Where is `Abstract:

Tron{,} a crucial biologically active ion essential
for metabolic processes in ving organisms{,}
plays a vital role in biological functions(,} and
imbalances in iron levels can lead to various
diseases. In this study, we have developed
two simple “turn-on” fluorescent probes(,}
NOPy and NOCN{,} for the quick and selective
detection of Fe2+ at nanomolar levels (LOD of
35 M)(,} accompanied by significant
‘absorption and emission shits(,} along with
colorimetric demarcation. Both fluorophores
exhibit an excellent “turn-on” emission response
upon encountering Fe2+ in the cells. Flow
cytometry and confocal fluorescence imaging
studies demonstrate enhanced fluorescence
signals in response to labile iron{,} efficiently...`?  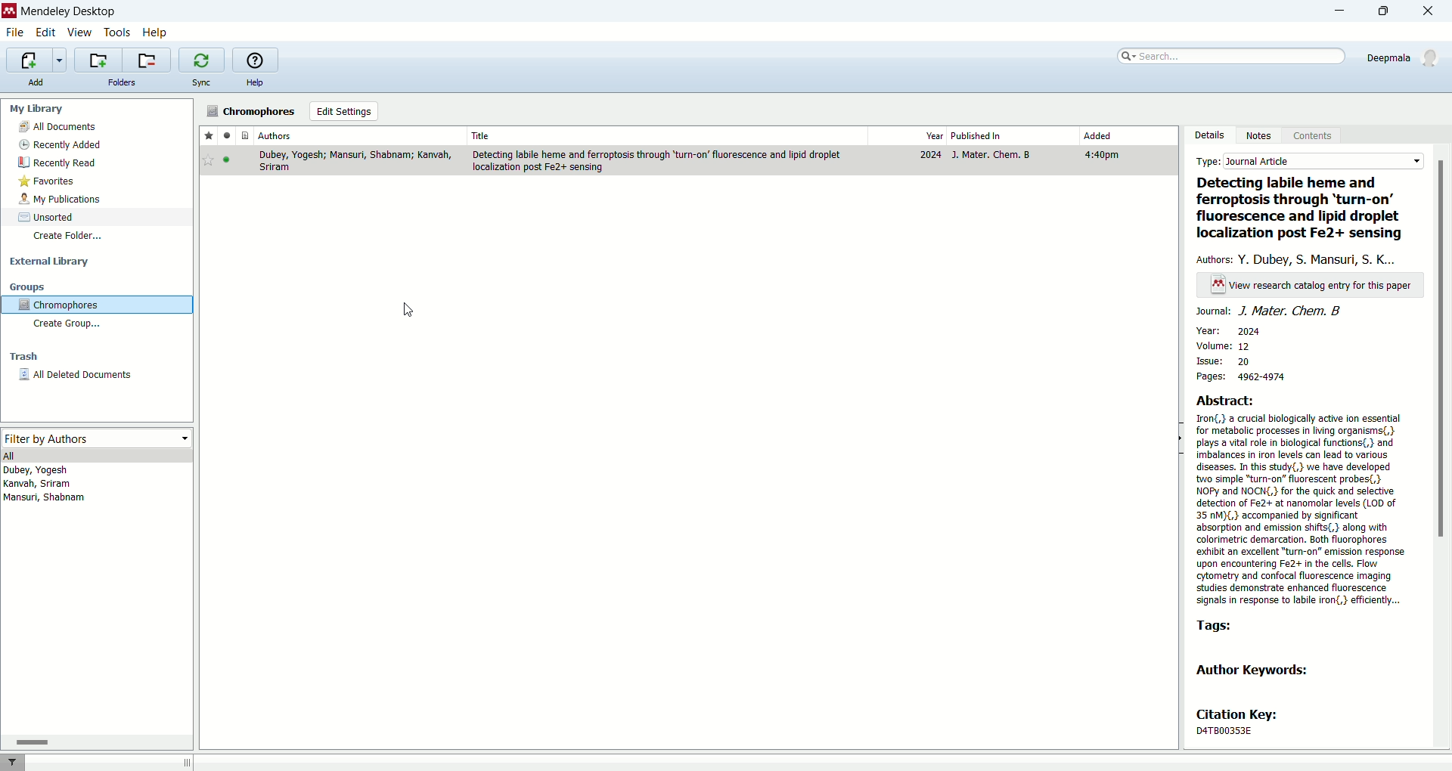 Abstract:

Tron{,} a crucial biologically active ion essential
for metabolic processes in ving organisms{,}
plays a vital role in biological functions(,} and
imbalances in iron levels can lead to various
diseases. In this study, we have developed
two simple “turn-on” fluorescent probes(,}
NOPy and NOCN{,} for the quick and selective
detection of Fe2+ at nanomolar levels (LOD of
35 M)(,} accompanied by significant
‘absorption and emission shits(,} along with
colorimetric demarcation. Both fluorophores
exhibit an excellent “turn-on” emission response
upon encountering Fe2+ in the cells. Flow
cytometry and confocal fluorescence imaging
studies demonstrate enhanced fluorescence
signals in response to labile iron{,} efficiently... is located at coordinates (1302, 500).